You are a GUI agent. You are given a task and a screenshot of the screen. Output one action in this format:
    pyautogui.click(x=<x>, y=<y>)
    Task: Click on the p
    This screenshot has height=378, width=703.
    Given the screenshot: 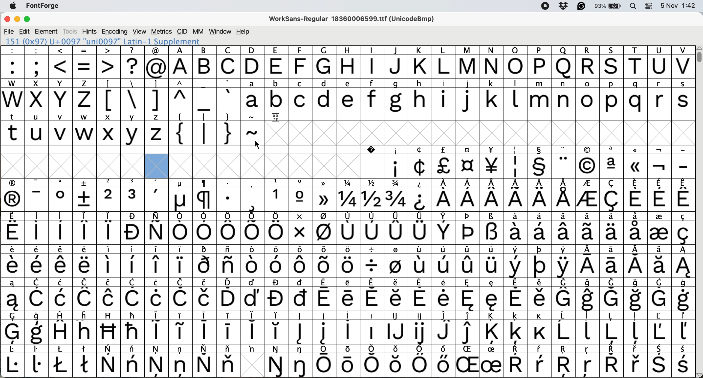 What is the action you would take?
    pyautogui.click(x=612, y=96)
    